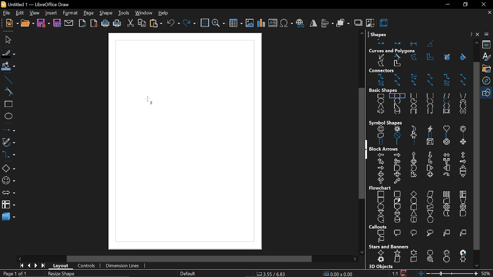 Image resolution: width=493 pixels, height=277 pixels. What do you see at coordinates (105, 23) in the screenshot?
I see `print directly` at bounding box center [105, 23].